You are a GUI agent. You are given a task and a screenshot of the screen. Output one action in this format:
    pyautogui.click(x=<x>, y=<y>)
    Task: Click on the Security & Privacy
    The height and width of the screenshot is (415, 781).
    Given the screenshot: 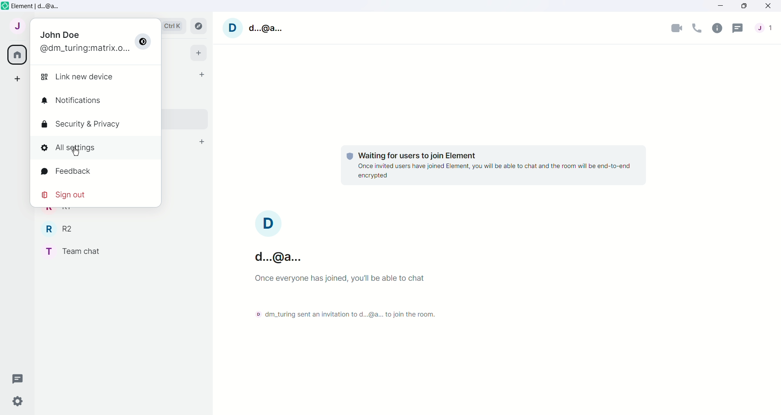 What is the action you would take?
    pyautogui.click(x=96, y=124)
    